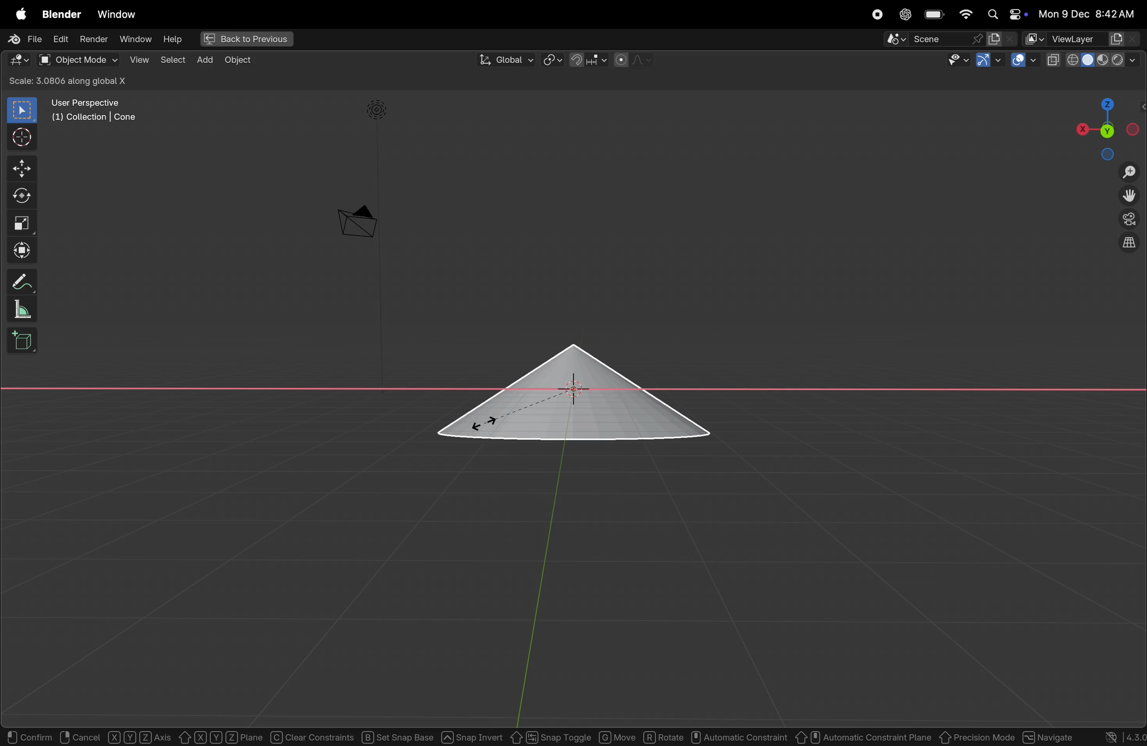  What do you see at coordinates (173, 61) in the screenshot?
I see `select` at bounding box center [173, 61].